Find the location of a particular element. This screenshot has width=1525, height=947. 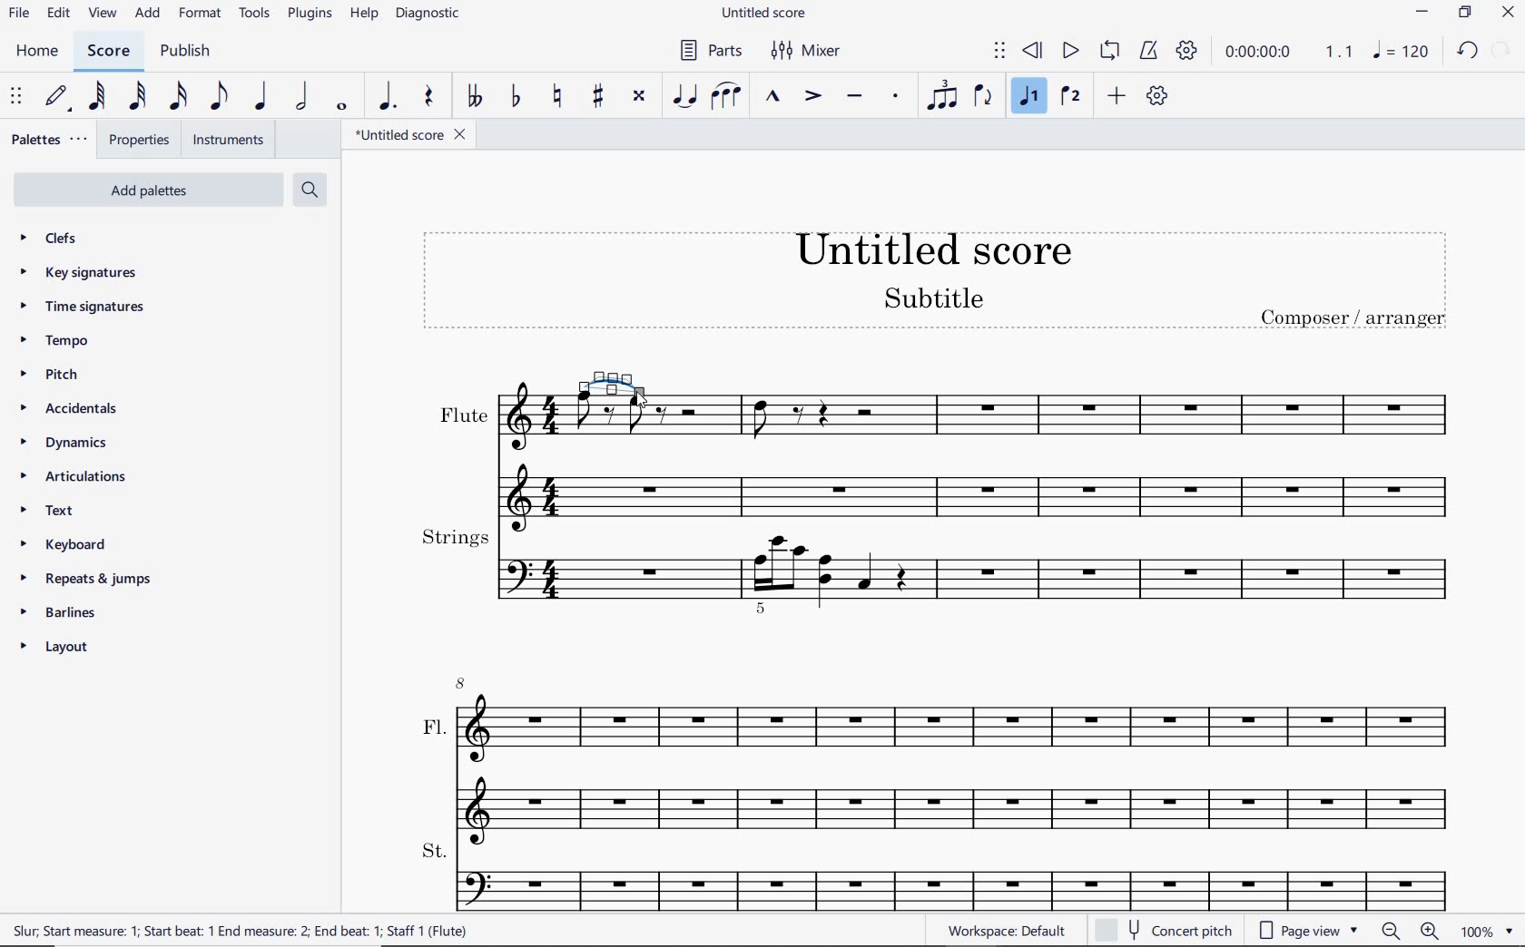

VOICE 2 is located at coordinates (1071, 97).